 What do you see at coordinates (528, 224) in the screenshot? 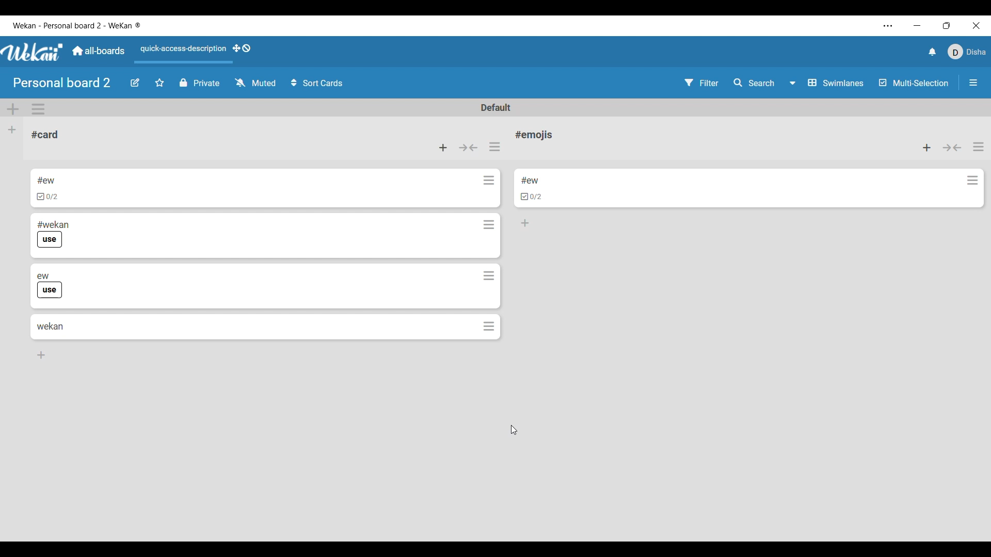
I see `Add` at bounding box center [528, 224].